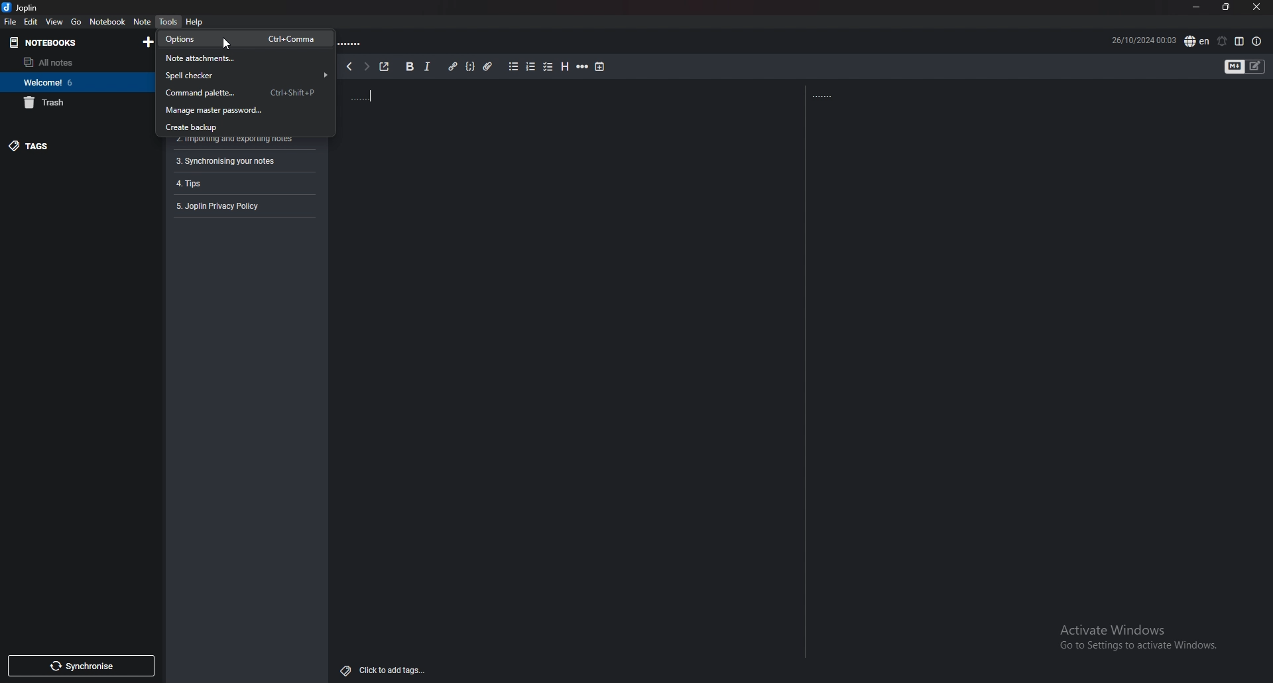 This screenshot has height=683, width=1273. Describe the element at coordinates (385, 666) in the screenshot. I see `Click to add tags...` at that location.